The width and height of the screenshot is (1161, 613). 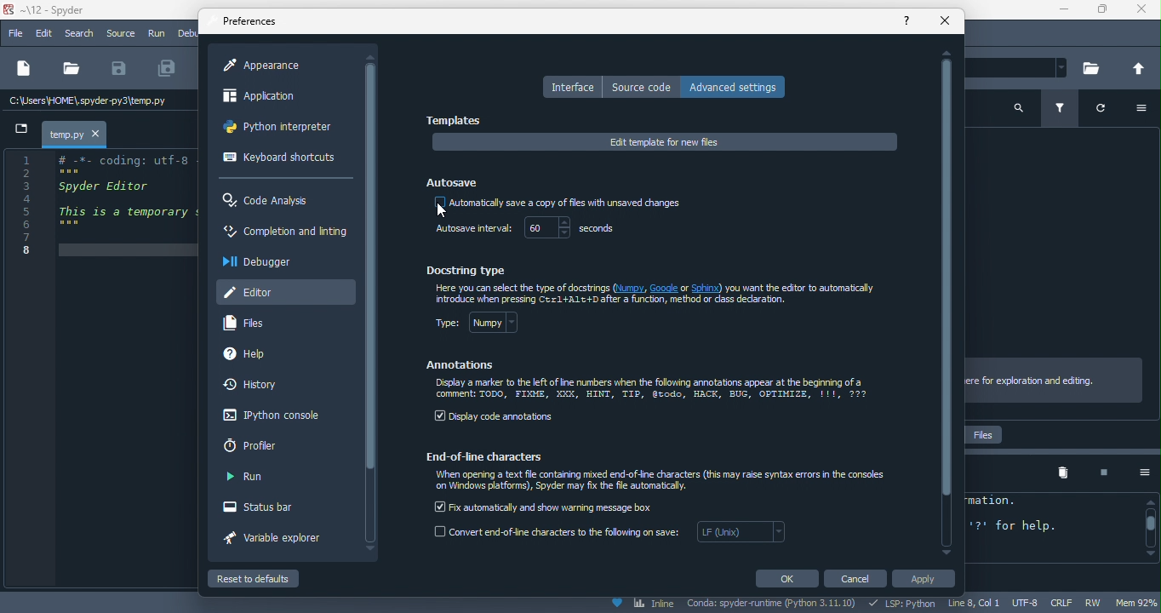 What do you see at coordinates (283, 130) in the screenshot?
I see `python interpreter` at bounding box center [283, 130].